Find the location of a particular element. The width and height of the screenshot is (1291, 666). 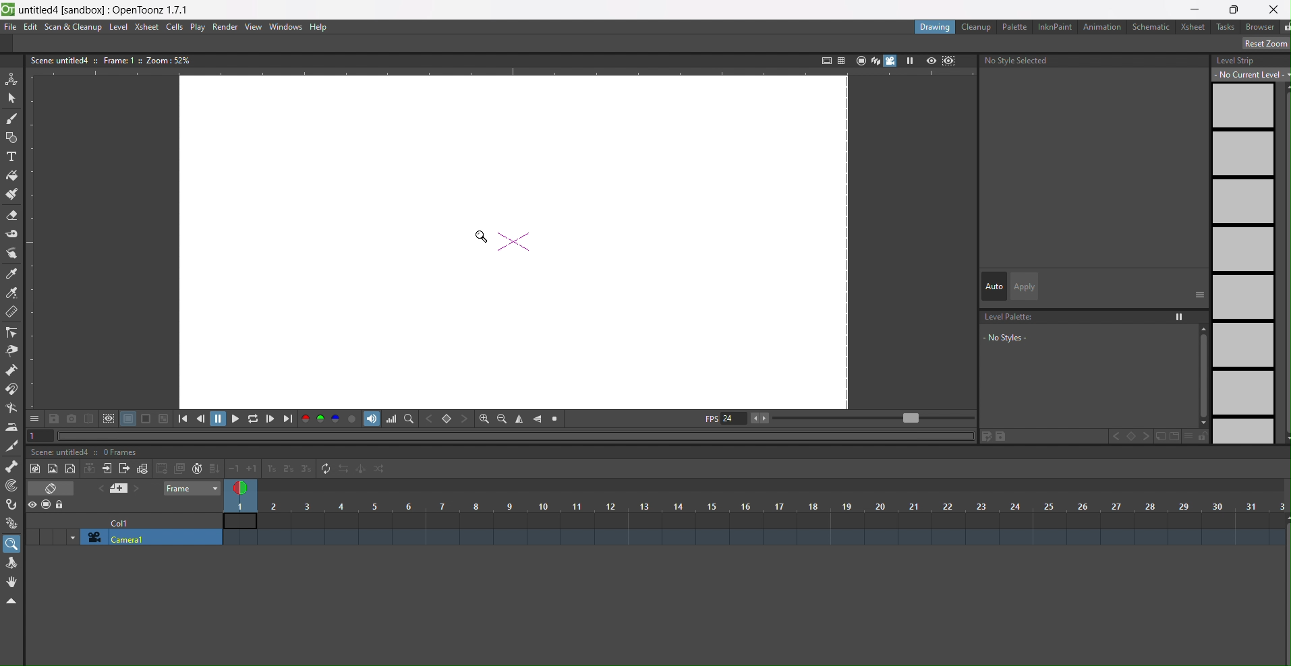

 is located at coordinates (12, 274).